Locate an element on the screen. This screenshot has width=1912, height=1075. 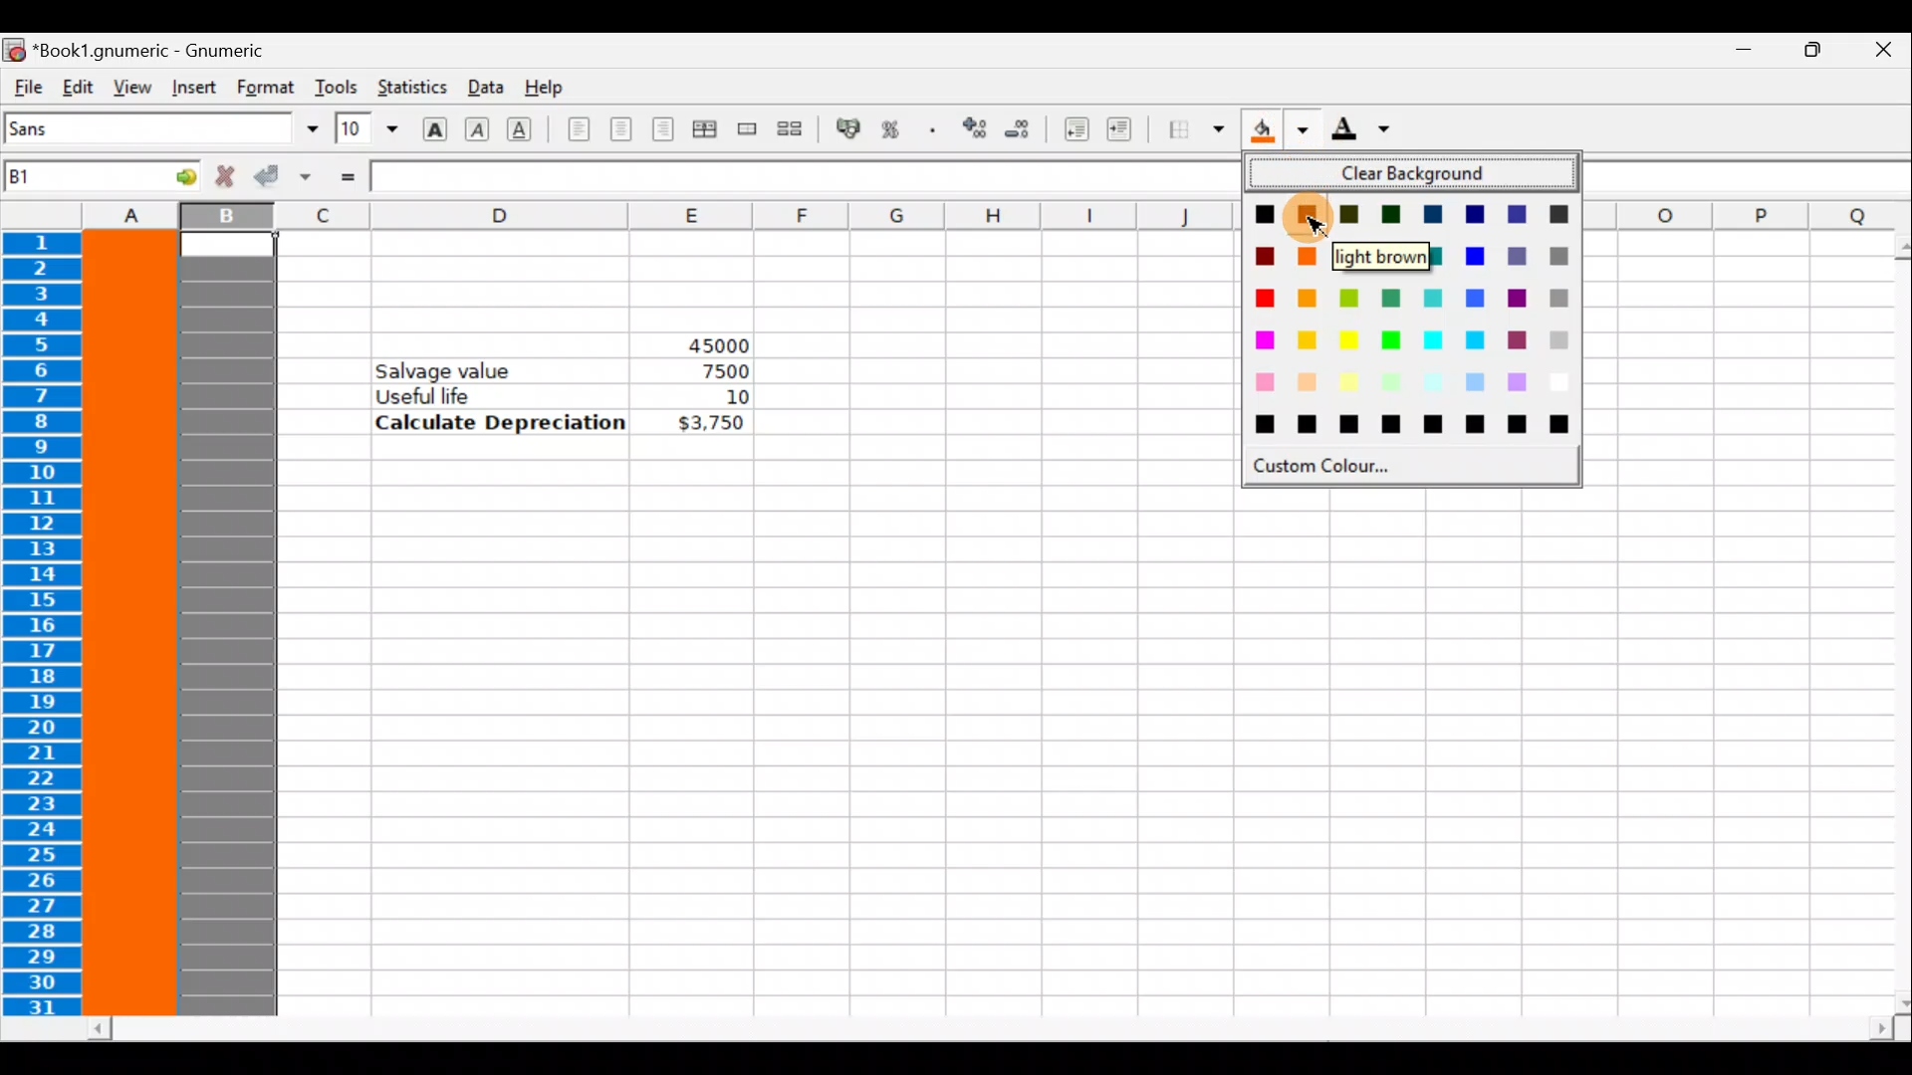
Borders is located at coordinates (1196, 130).